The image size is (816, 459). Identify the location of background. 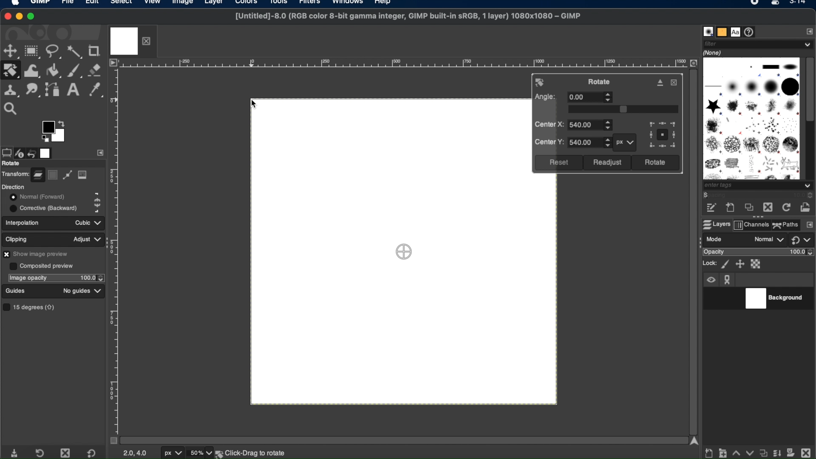
(777, 299).